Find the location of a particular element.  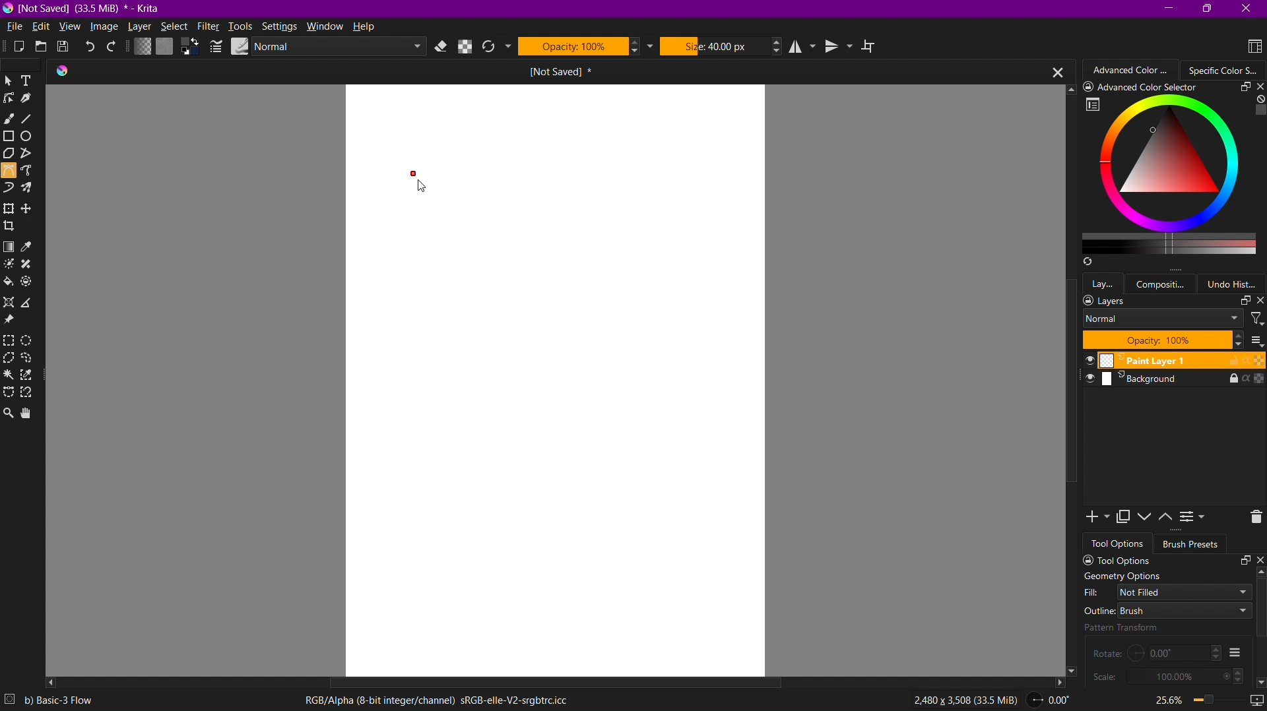

Enclose and fill tool is located at coordinates (31, 284).